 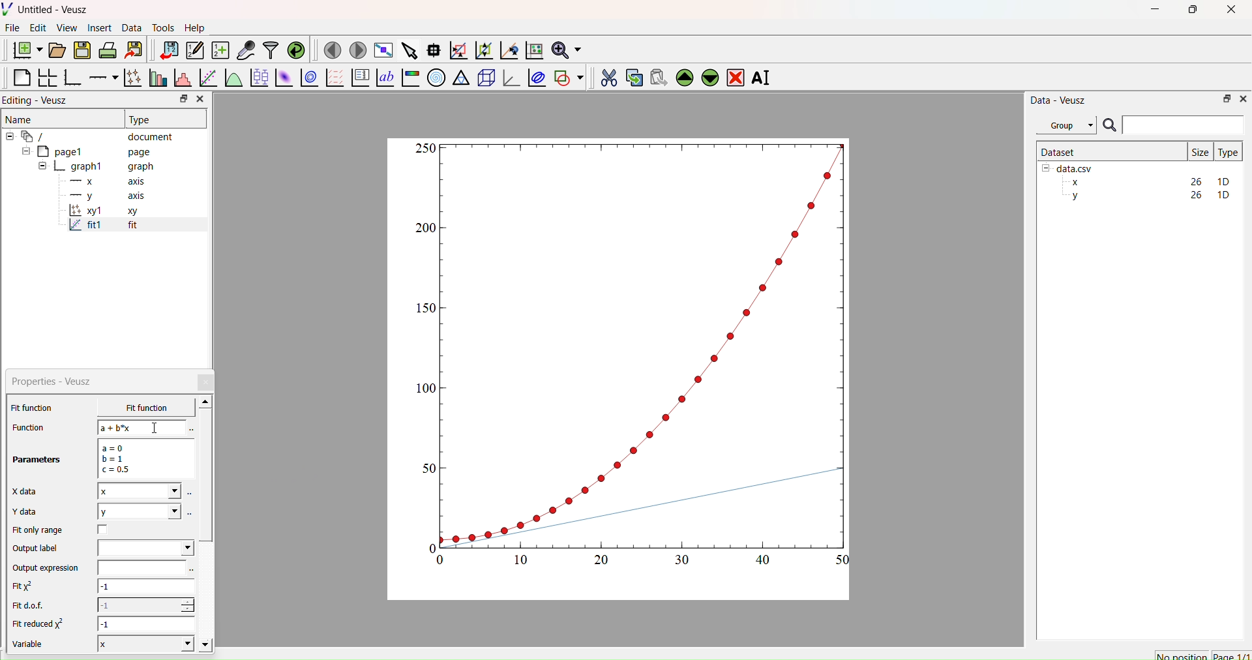 I want to click on Plot a 2d dataset as contours, so click(x=308, y=79).